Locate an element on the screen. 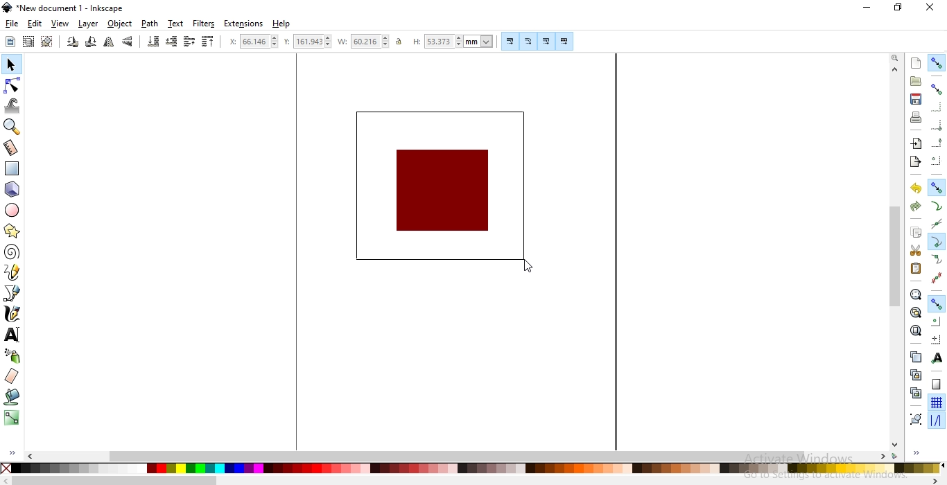  zoom in or out is located at coordinates (14, 126).